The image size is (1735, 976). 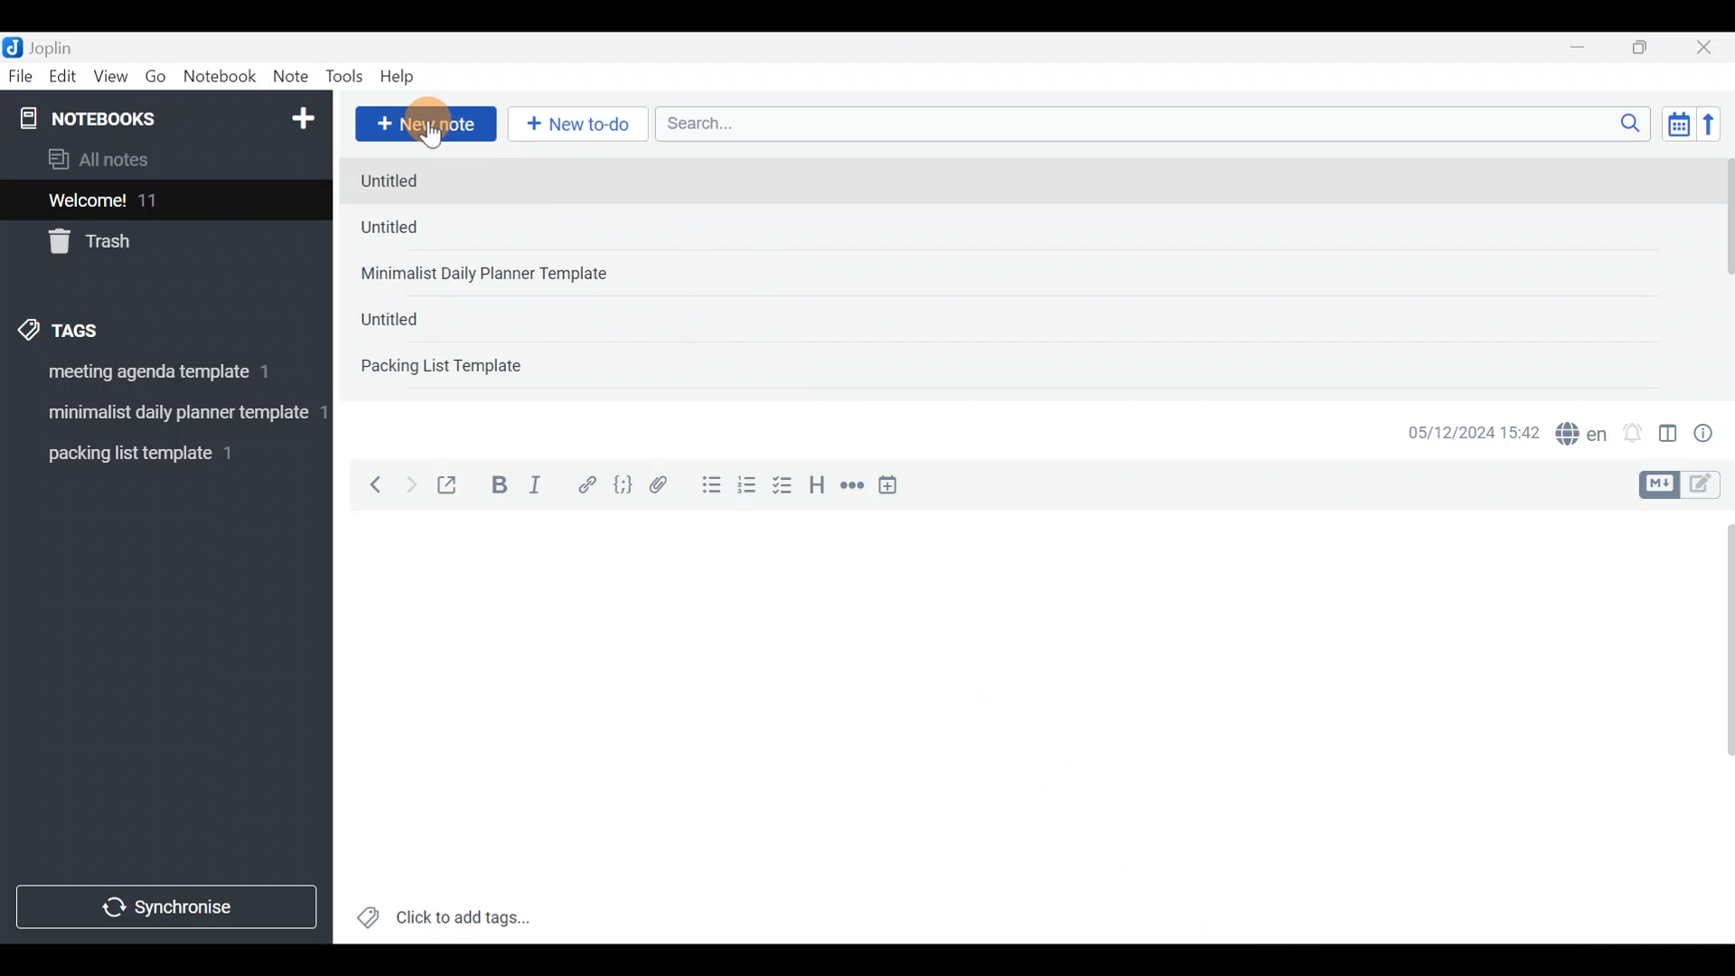 I want to click on Italic, so click(x=533, y=489).